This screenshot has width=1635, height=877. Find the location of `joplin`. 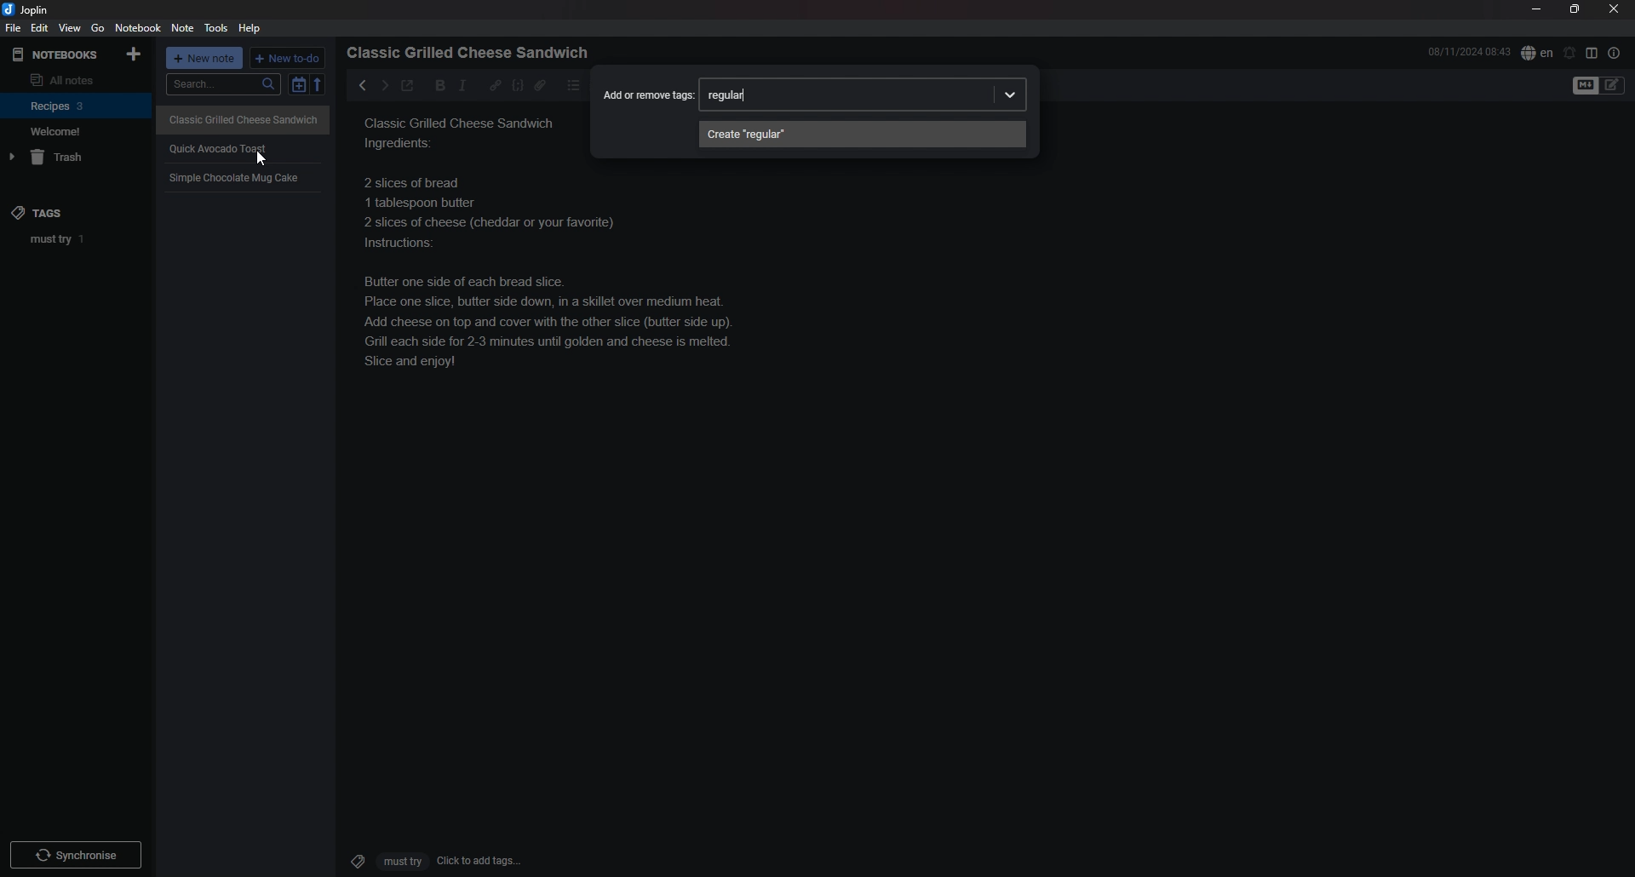

joplin is located at coordinates (28, 9).